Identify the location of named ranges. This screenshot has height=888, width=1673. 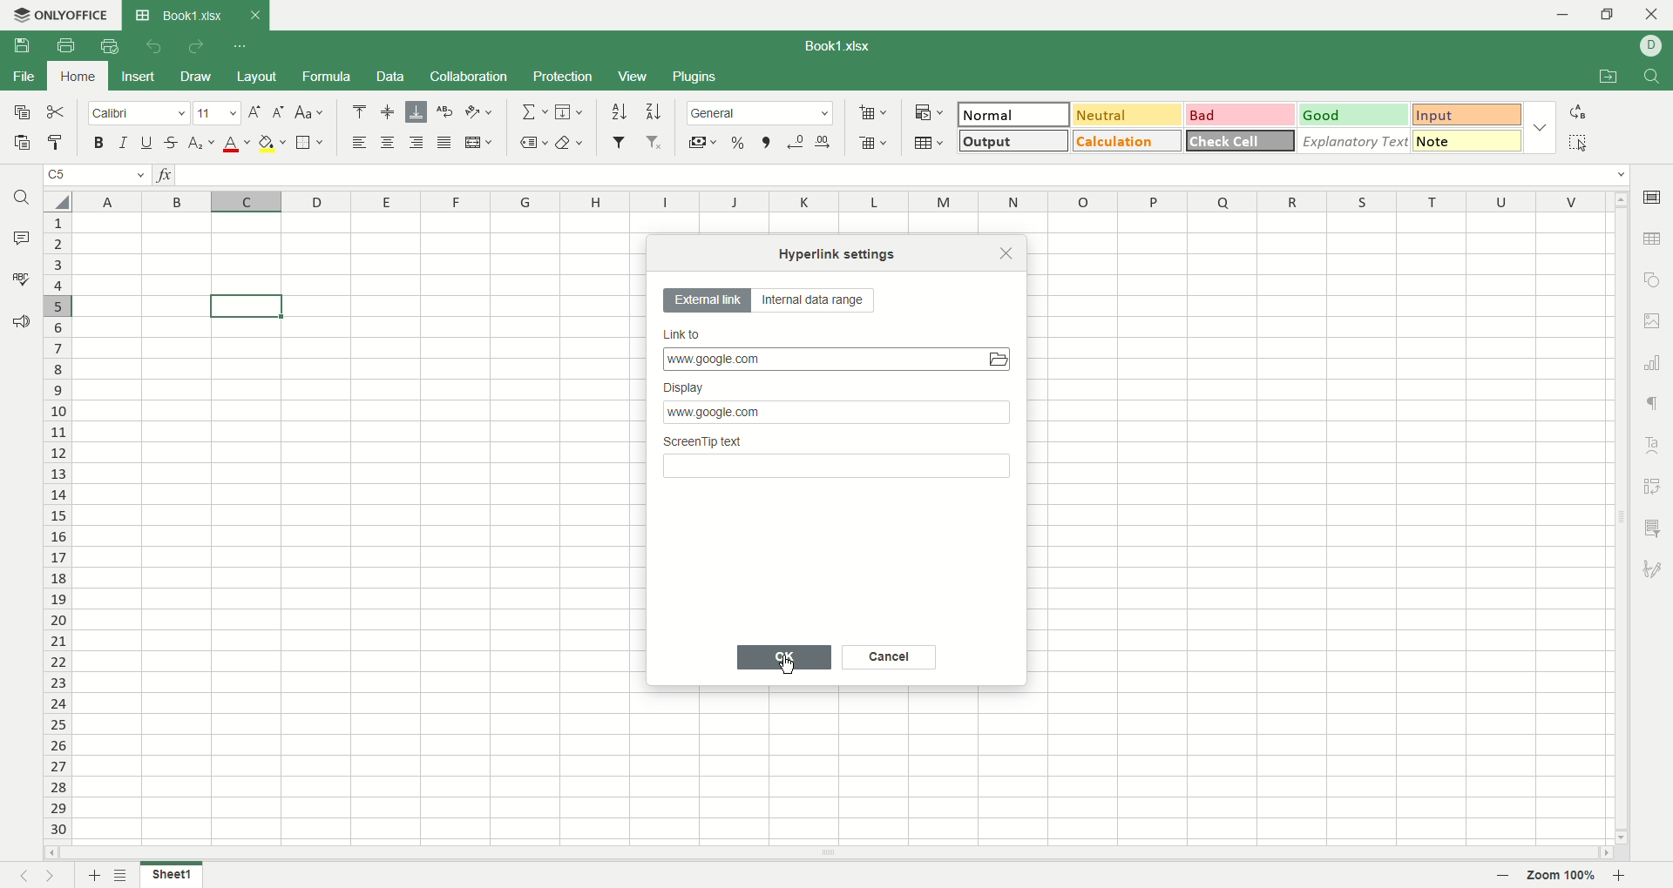
(533, 142).